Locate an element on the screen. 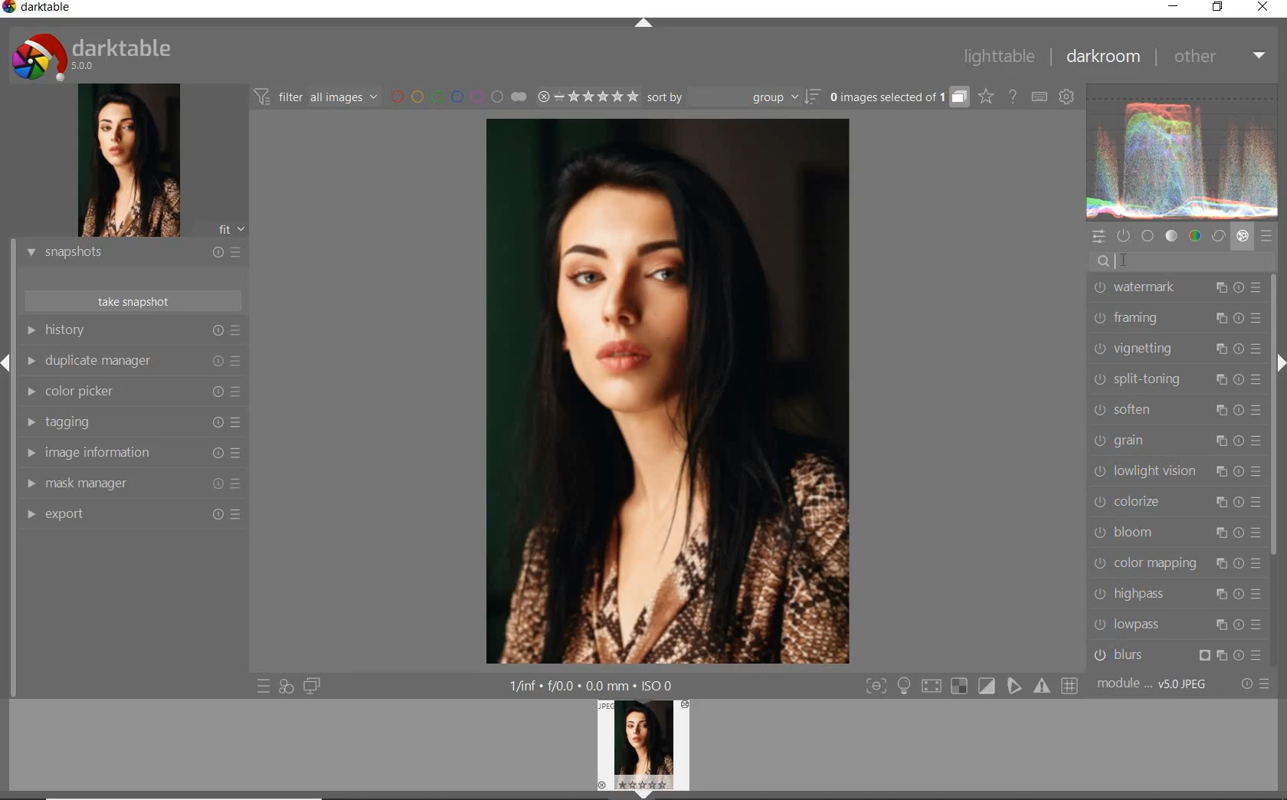  correct is located at coordinates (1219, 237).